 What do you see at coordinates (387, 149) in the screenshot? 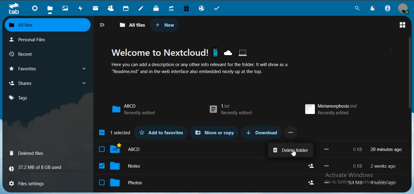
I see `20 min ago` at bounding box center [387, 149].